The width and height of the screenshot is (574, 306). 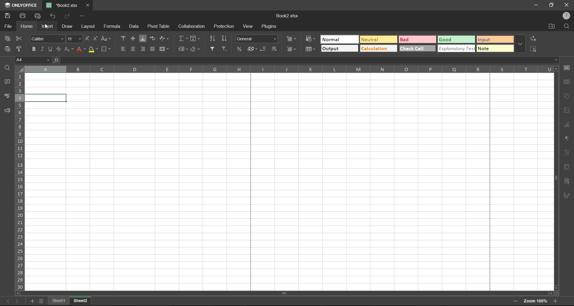 What do you see at coordinates (310, 39) in the screenshot?
I see `conditional formatting` at bounding box center [310, 39].